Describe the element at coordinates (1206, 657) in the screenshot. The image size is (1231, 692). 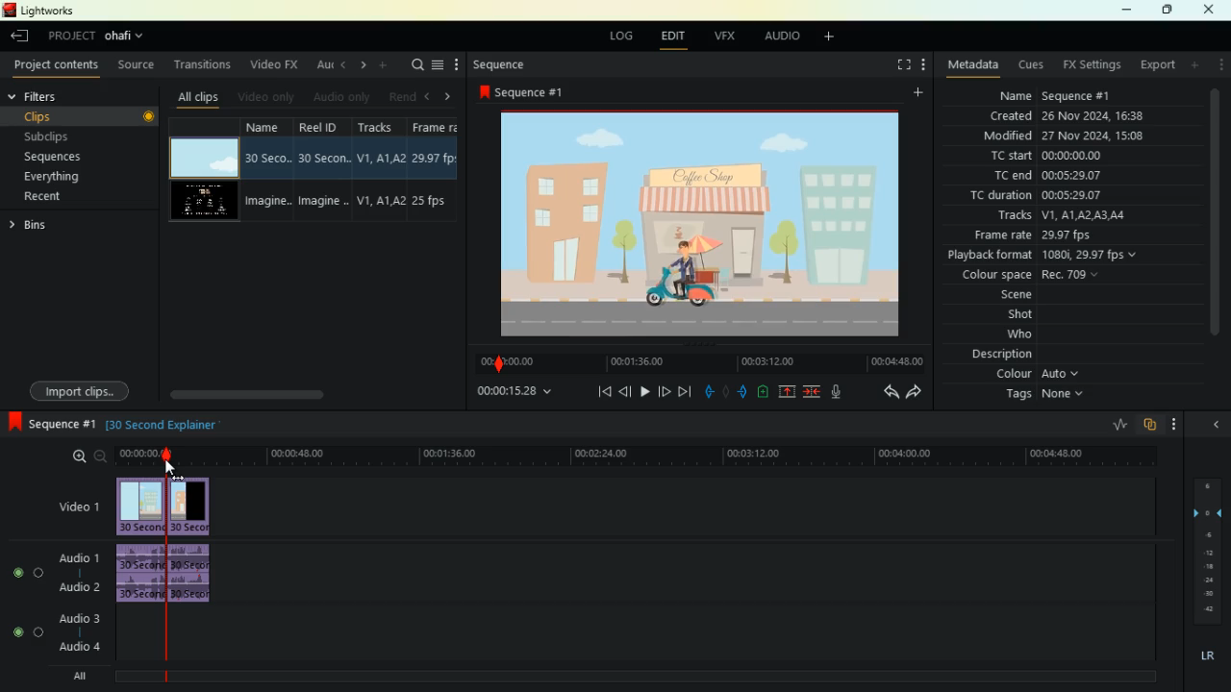
I see `lr` at that location.